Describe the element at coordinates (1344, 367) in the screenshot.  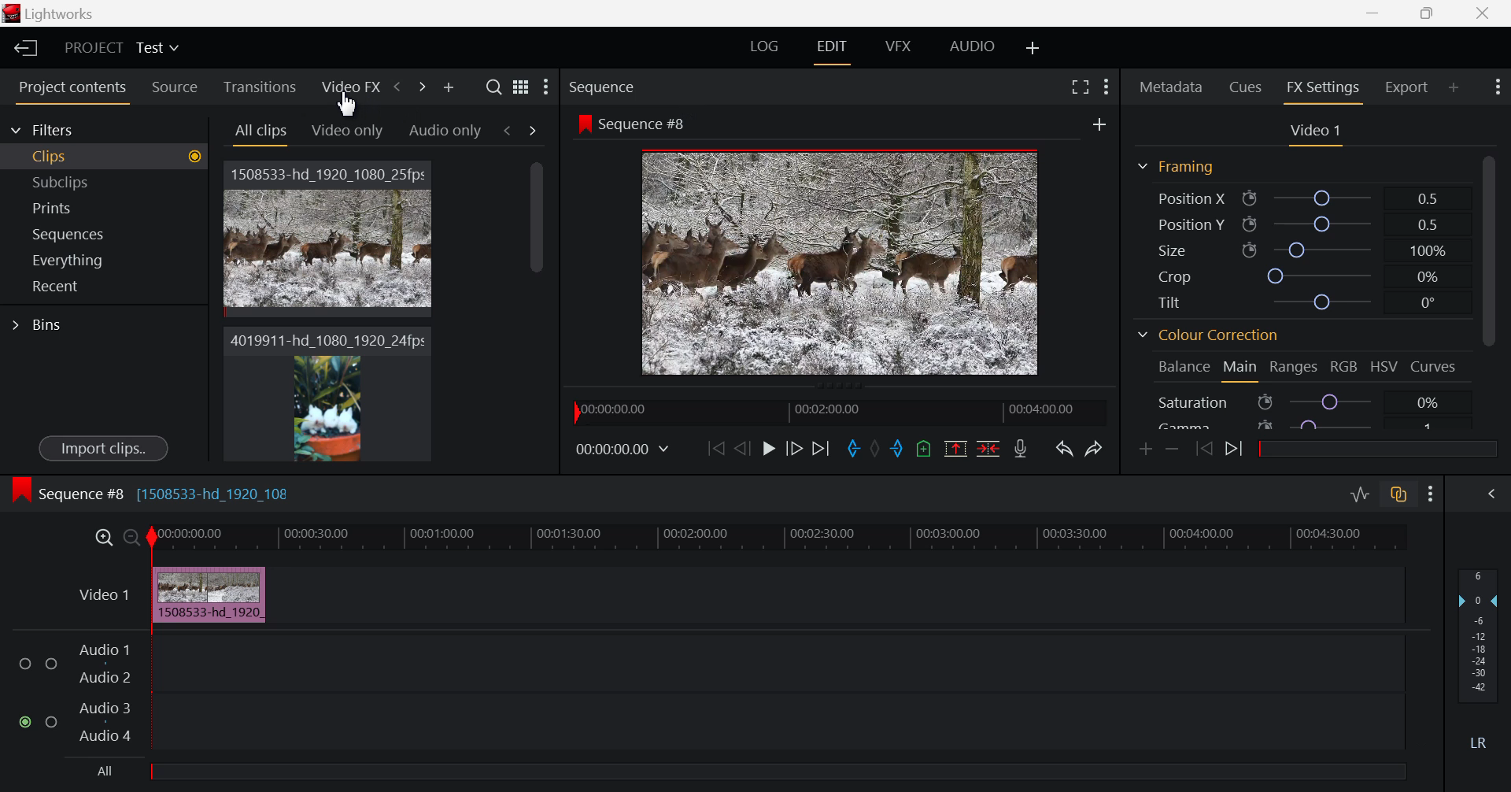
I see `RGB` at that location.